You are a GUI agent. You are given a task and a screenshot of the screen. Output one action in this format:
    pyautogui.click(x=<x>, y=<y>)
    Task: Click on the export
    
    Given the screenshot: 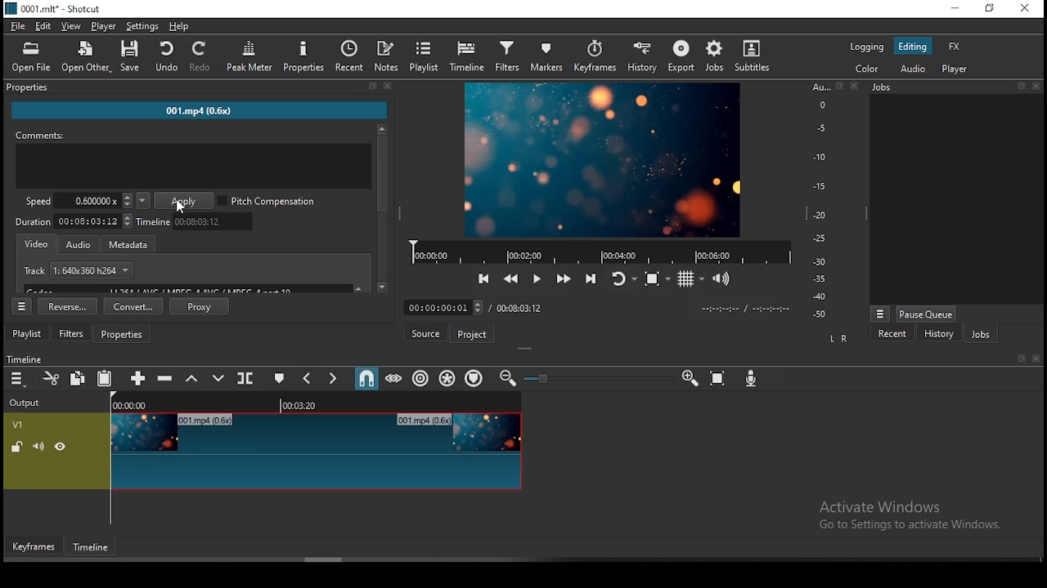 What is the action you would take?
    pyautogui.click(x=678, y=56)
    